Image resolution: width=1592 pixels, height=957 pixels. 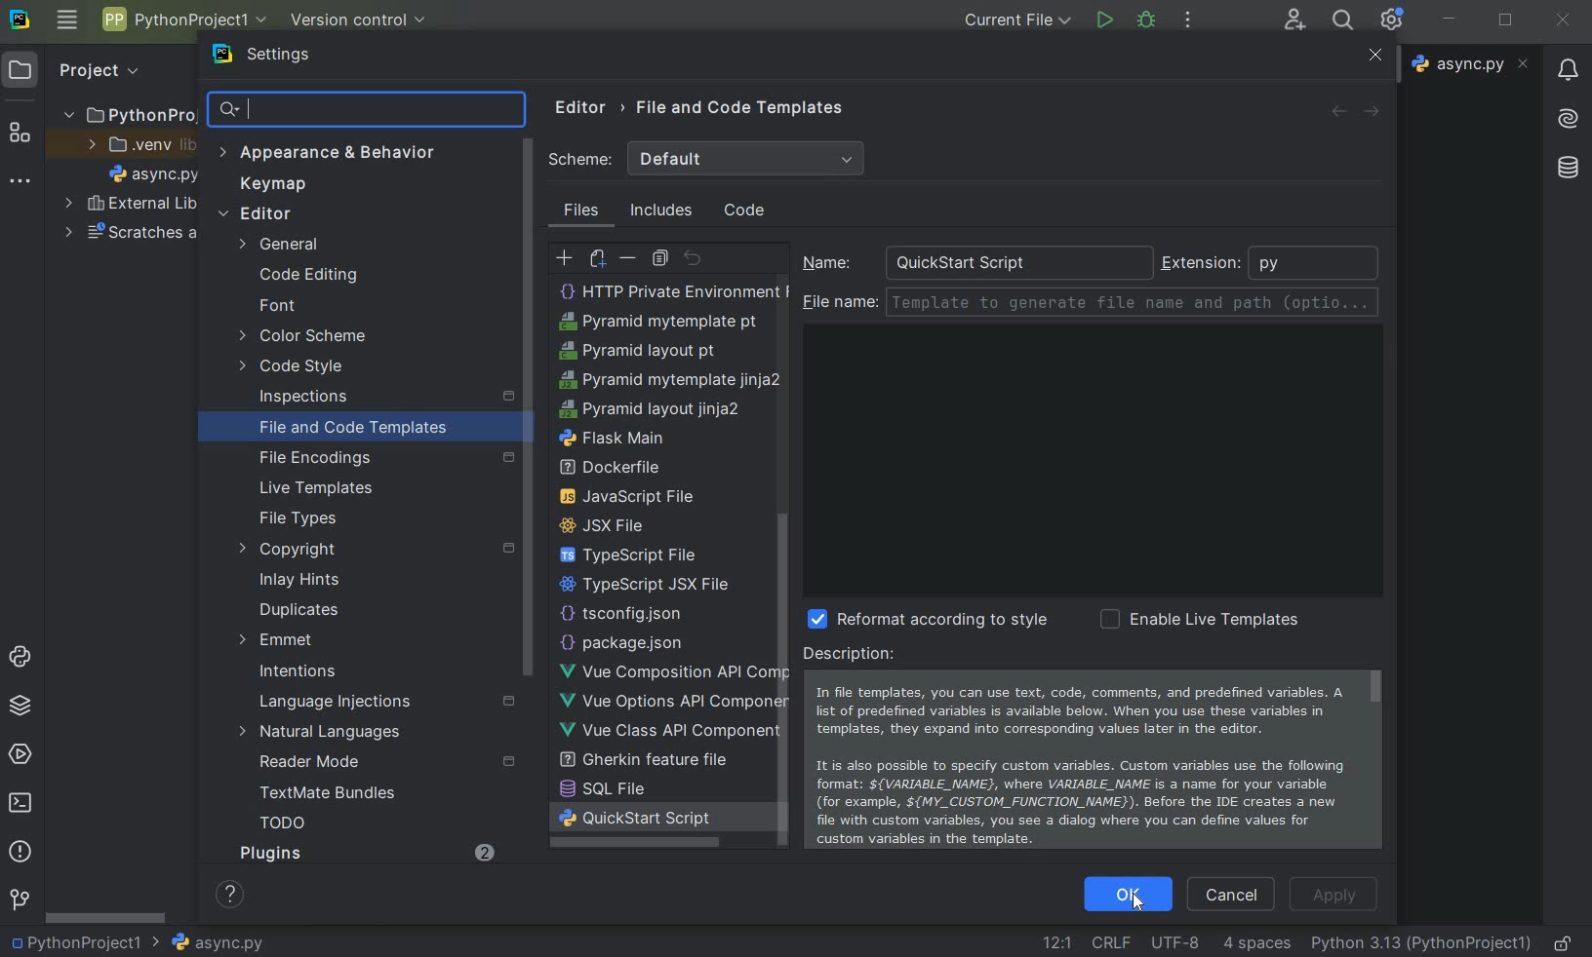 I want to click on database, so click(x=1569, y=173).